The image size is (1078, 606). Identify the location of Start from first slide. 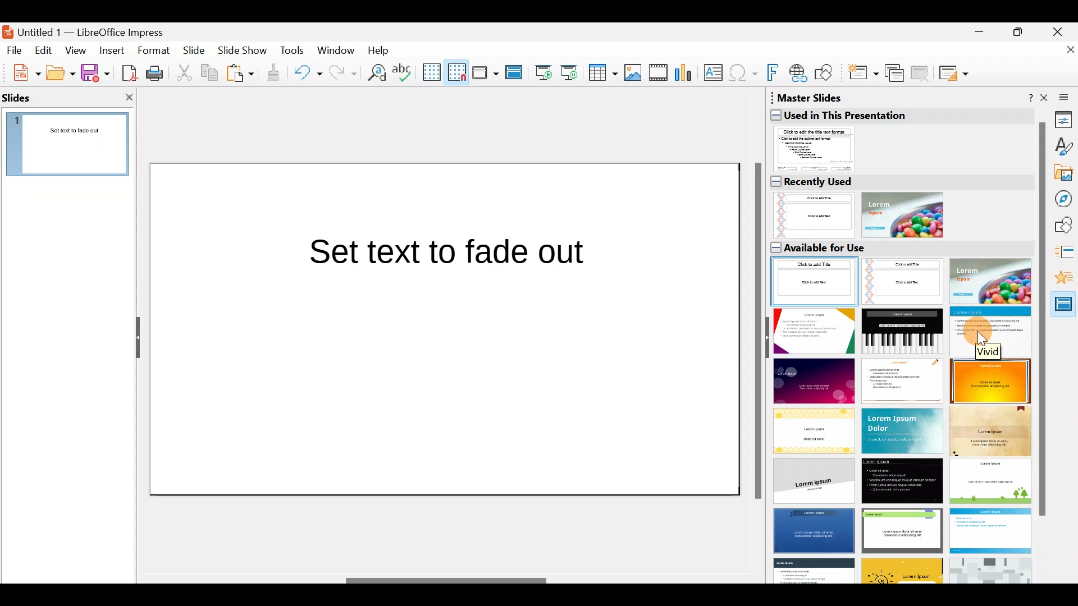
(543, 71).